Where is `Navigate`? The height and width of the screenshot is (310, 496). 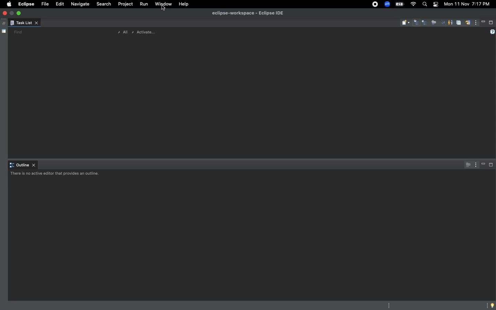
Navigate is located at coordinates (80, 5).